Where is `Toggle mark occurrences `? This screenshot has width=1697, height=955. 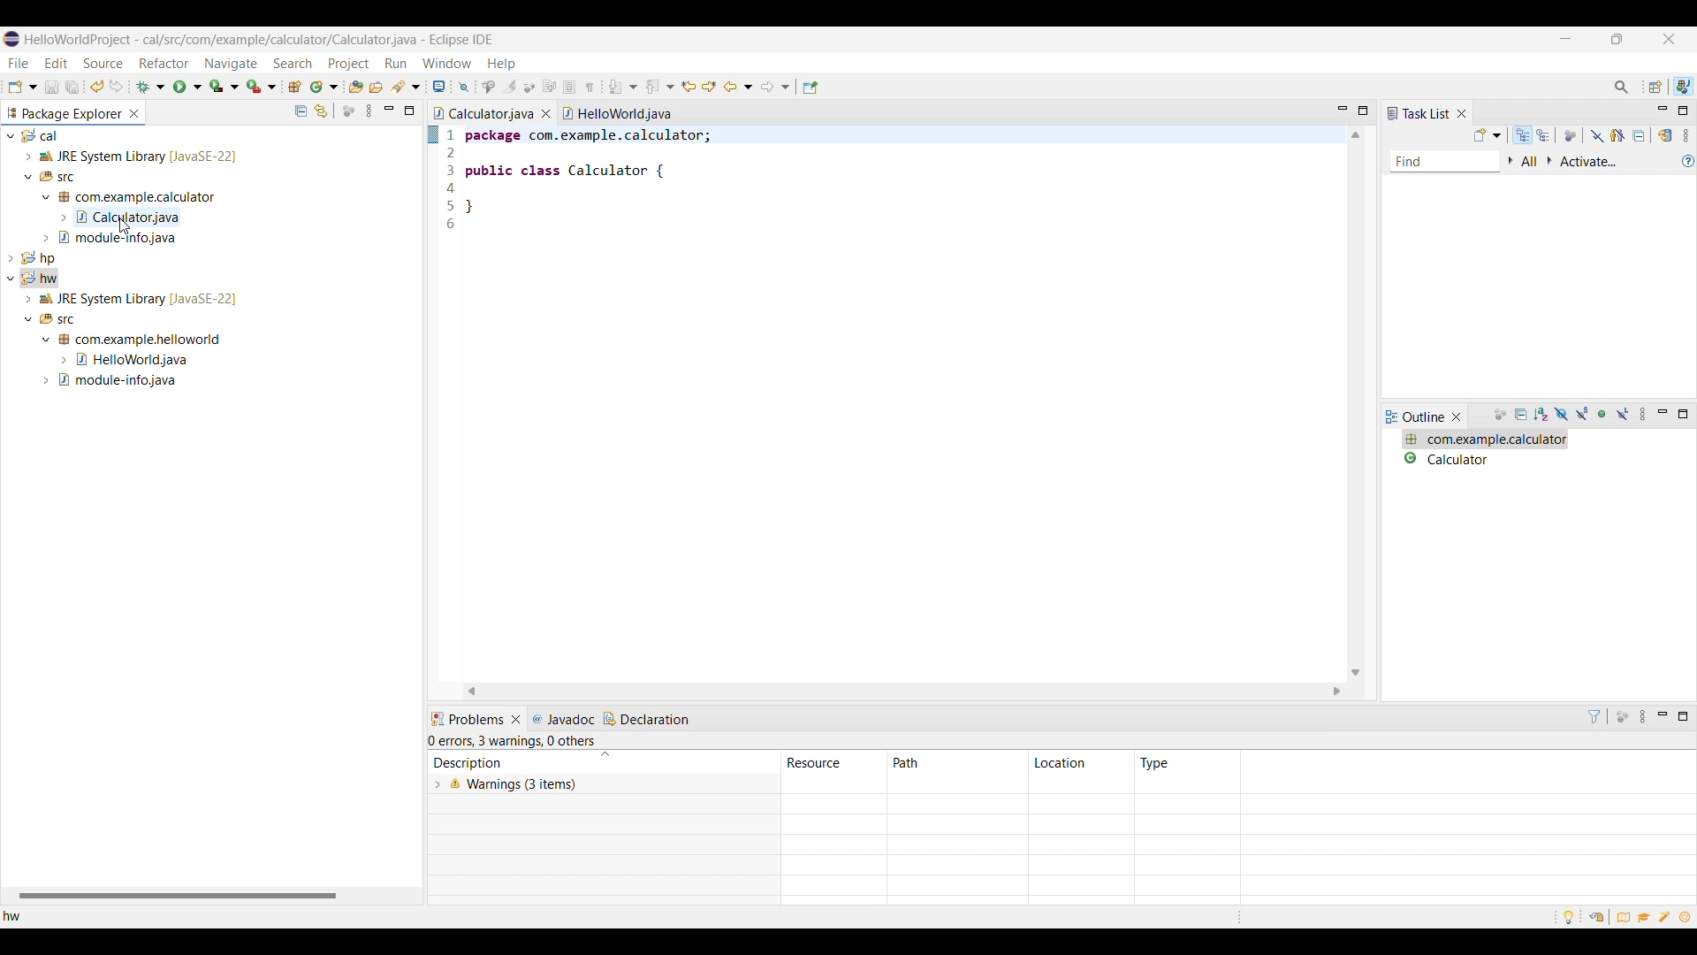
Toggle mark occurrences  is located at coordinates (510, 87).